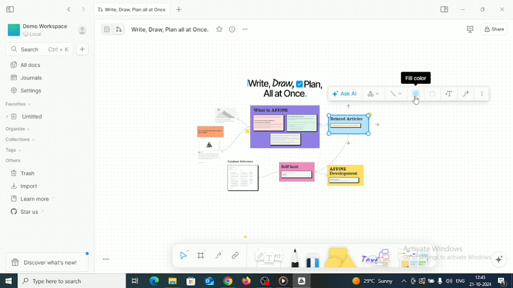 The height and width of the screenshot is (288, 513). What do you see at coordinates (38, 30) in the screenshot?
I see `Demo Workspace` at bounding box center [38, 30].